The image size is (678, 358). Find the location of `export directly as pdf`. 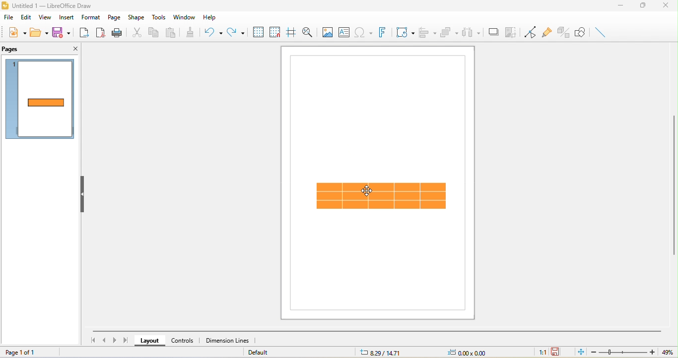

export directly as pdf is located at coordinates (101, 32).